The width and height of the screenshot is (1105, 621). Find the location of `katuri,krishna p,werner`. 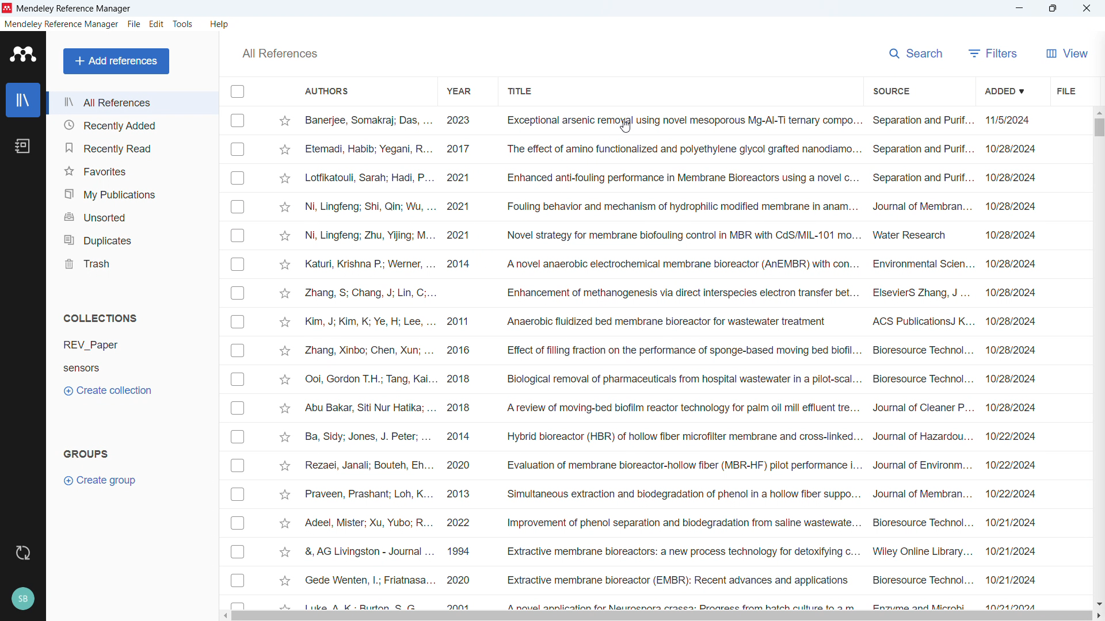

katuri,krishna p,werner is located at coordinates (369, 263).